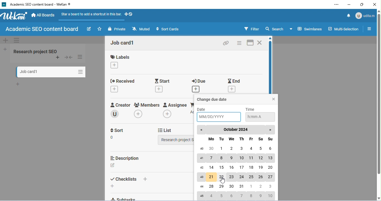  I want to click on minimize, so click(349, 4).